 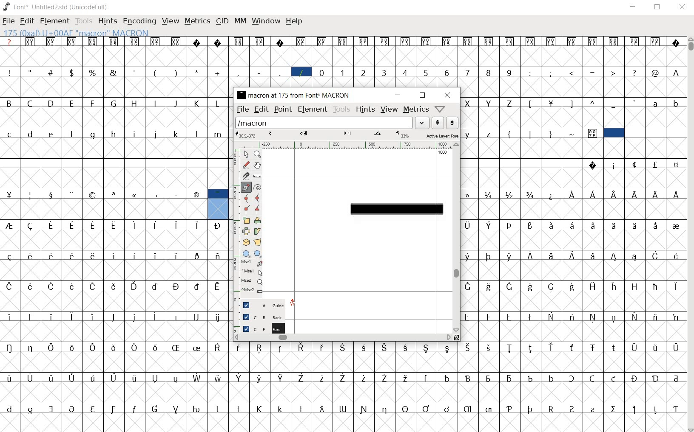 I want to click on Symbol, so click(x=10, y=348).